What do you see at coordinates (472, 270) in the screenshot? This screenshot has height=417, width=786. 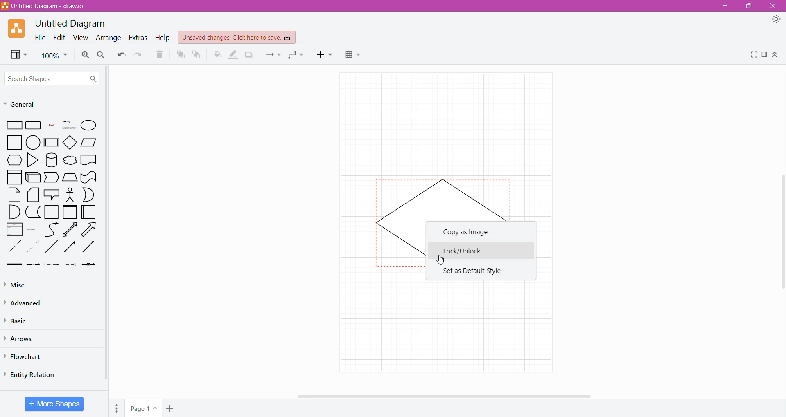 I see `Set as Default Style` at bounding box center [472, 270].